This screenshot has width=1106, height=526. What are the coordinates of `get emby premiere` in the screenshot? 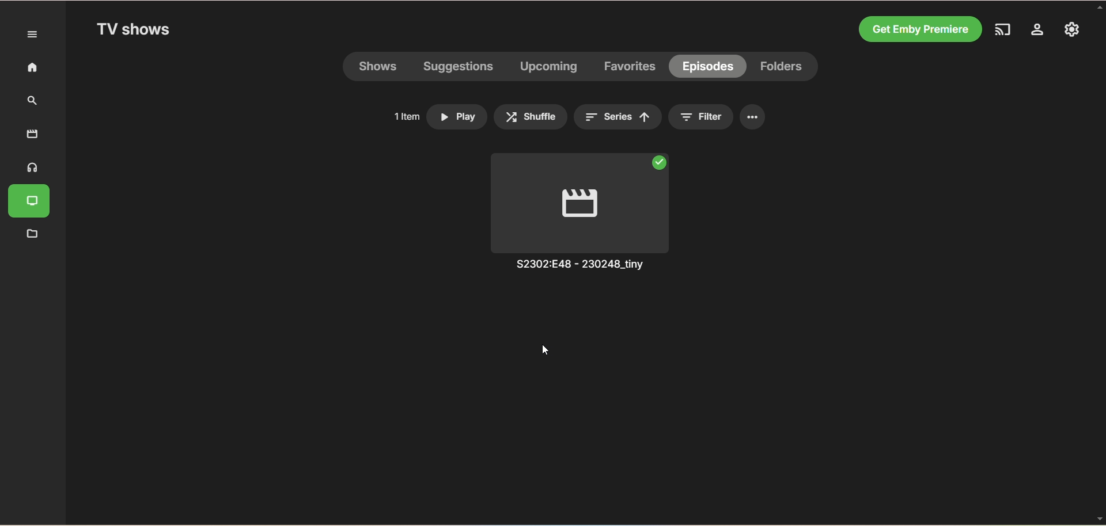 It's located at (921, 28).